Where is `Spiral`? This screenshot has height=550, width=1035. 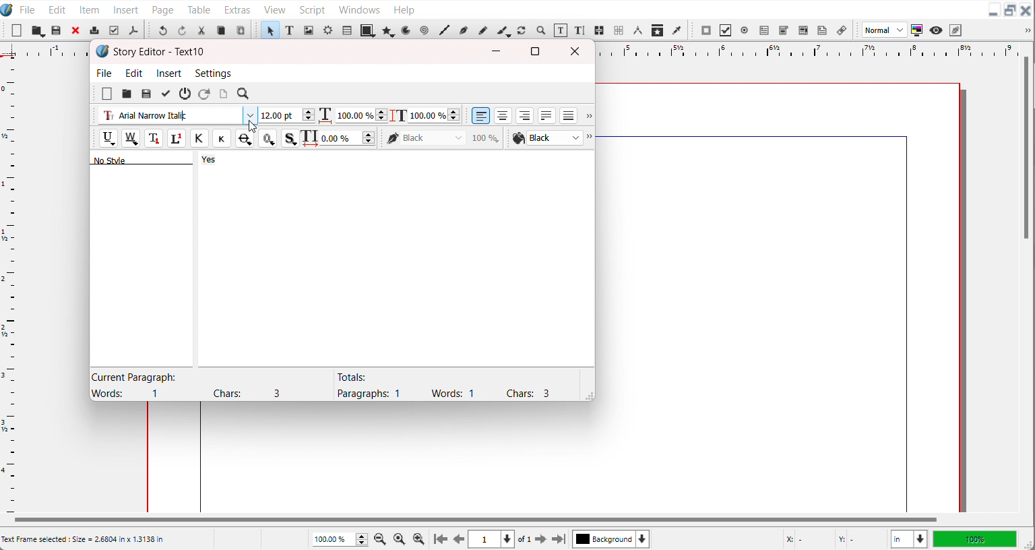 Spiral is located at coordinates (423, 30).